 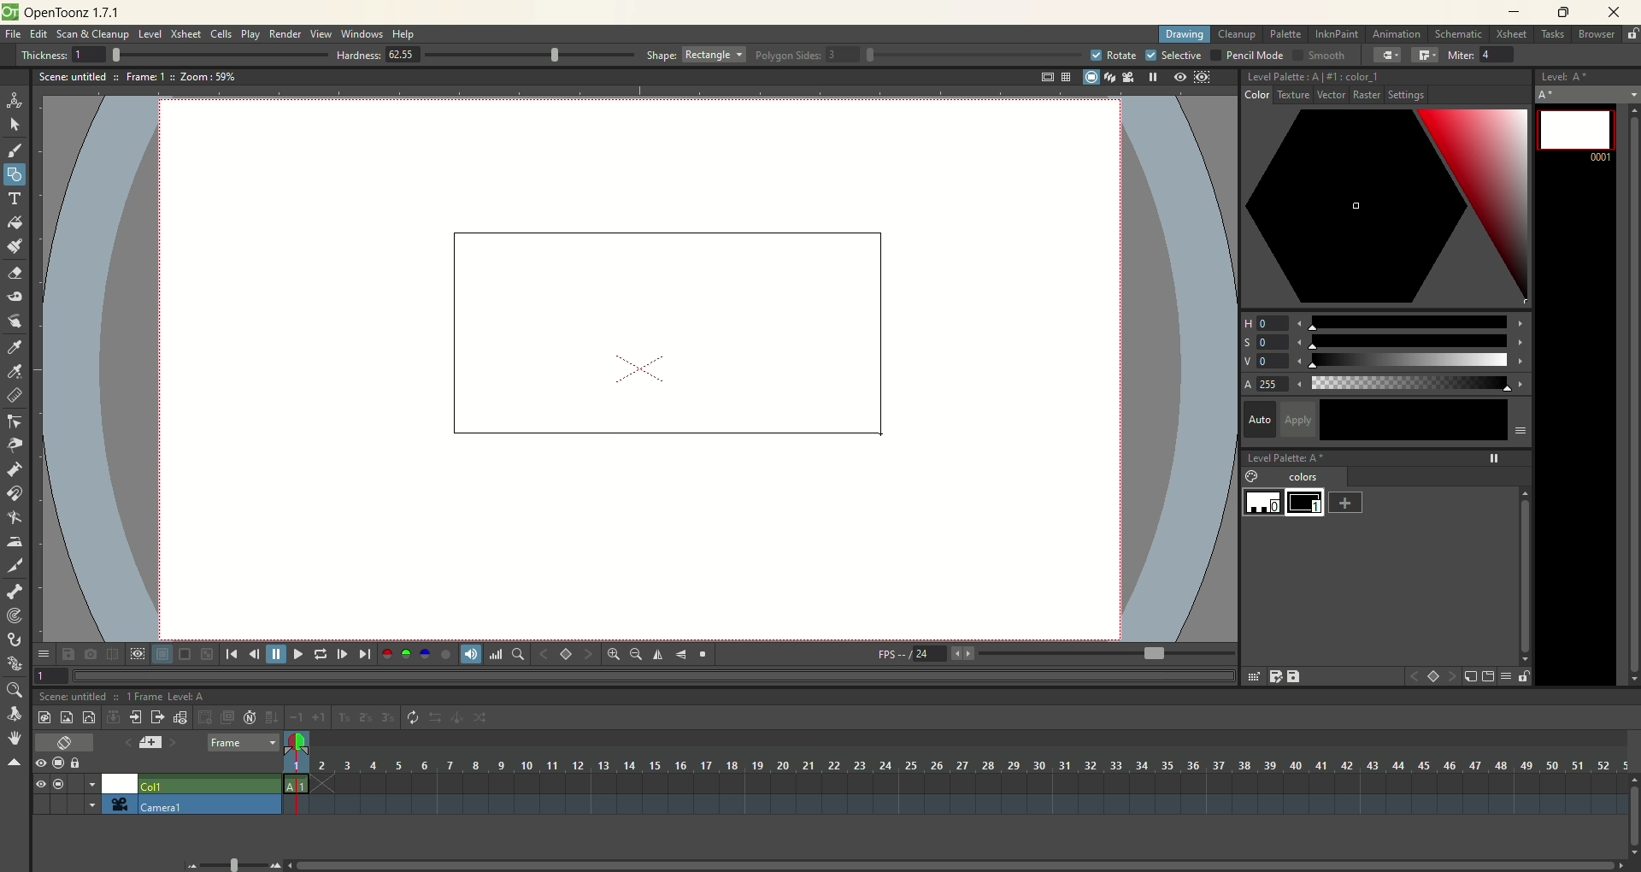 I want to click on X sheet, so click(x=187, y=34).